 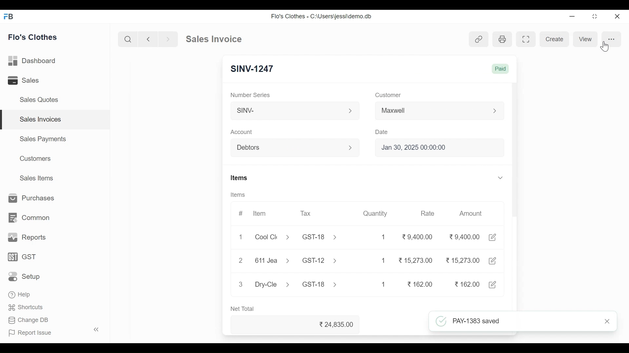 What do you see at coordinates (494, 284) in the screenshot?
I see `Edit` at bounding box center [494, 284].